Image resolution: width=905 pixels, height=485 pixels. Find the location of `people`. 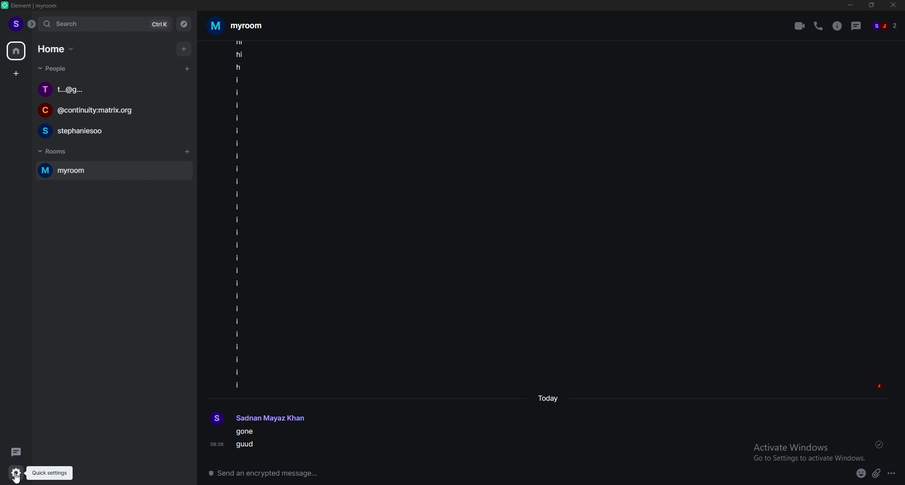

people is located at coordinates (886, 26).